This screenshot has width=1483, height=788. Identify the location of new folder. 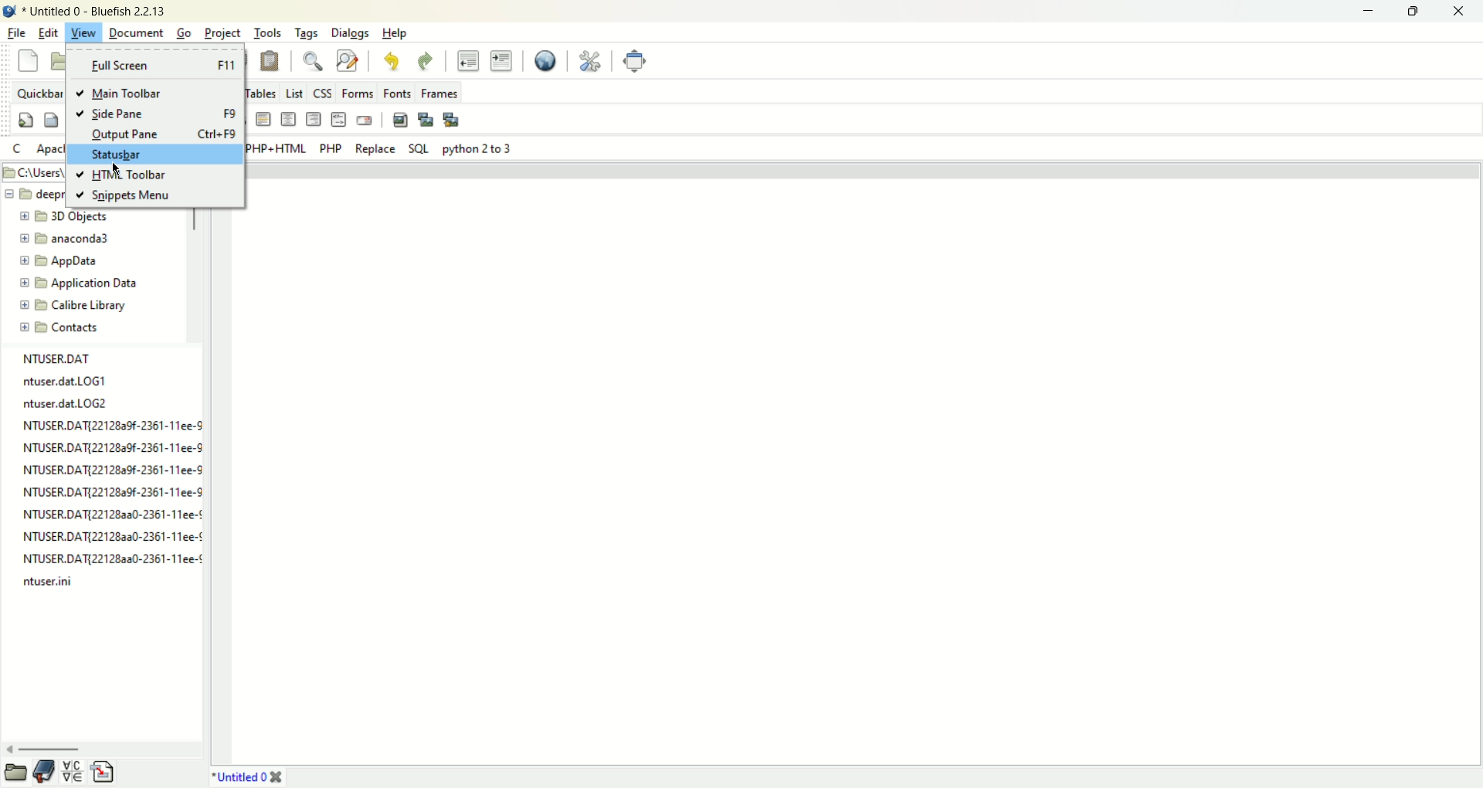
(70, 216).